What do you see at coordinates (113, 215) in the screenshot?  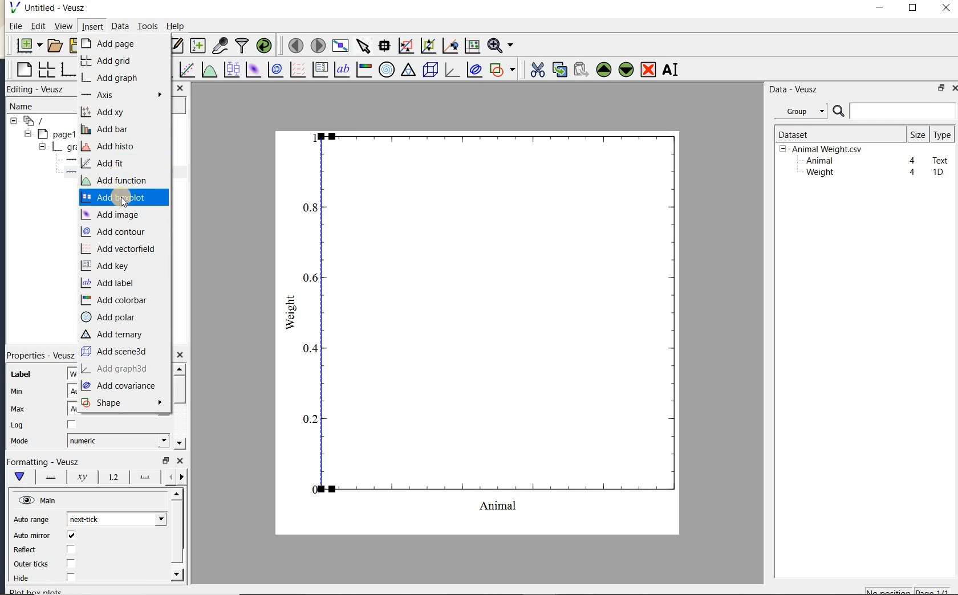 I see `add image` at bounding box center [113, 215].